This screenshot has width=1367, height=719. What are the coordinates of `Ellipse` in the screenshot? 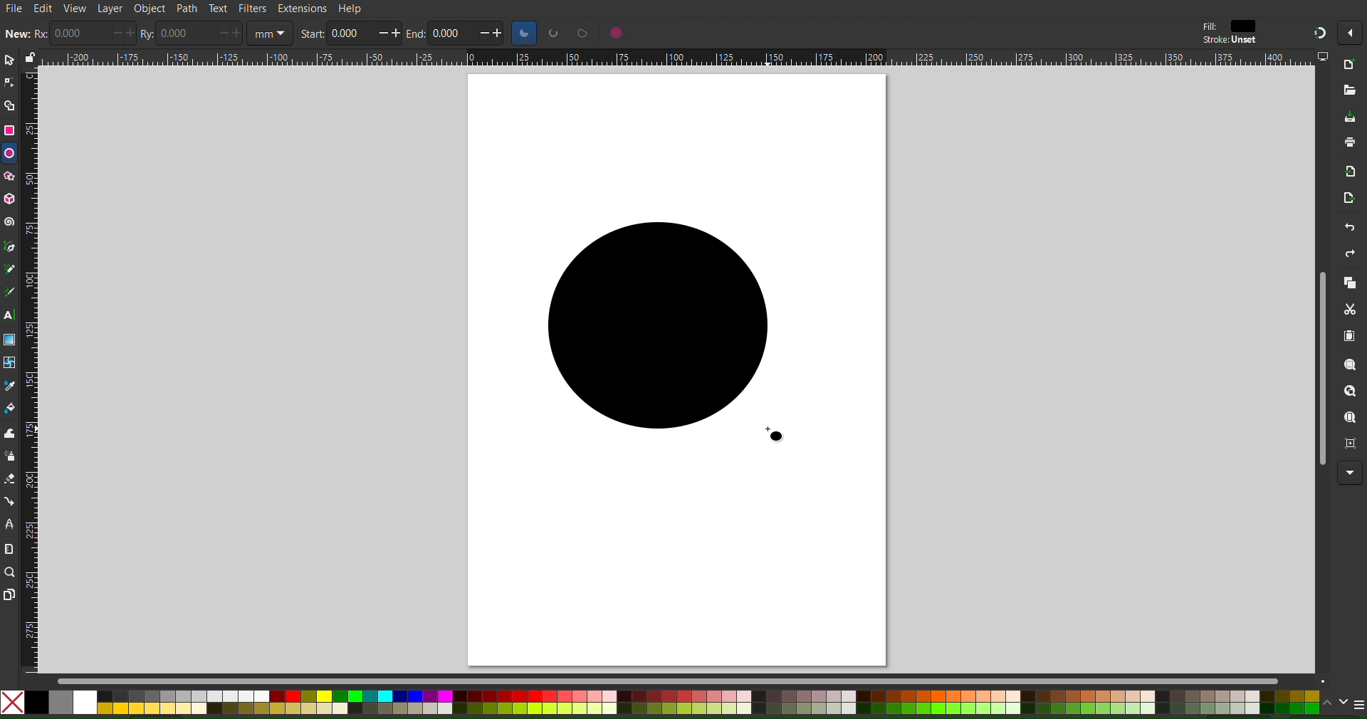 It's located at (10, 154).